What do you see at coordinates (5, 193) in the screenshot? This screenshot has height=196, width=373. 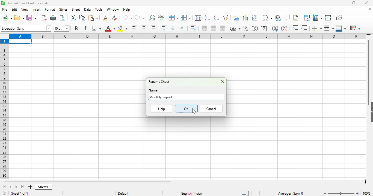 I see `click to save the document` at bounding box center [5, 193].